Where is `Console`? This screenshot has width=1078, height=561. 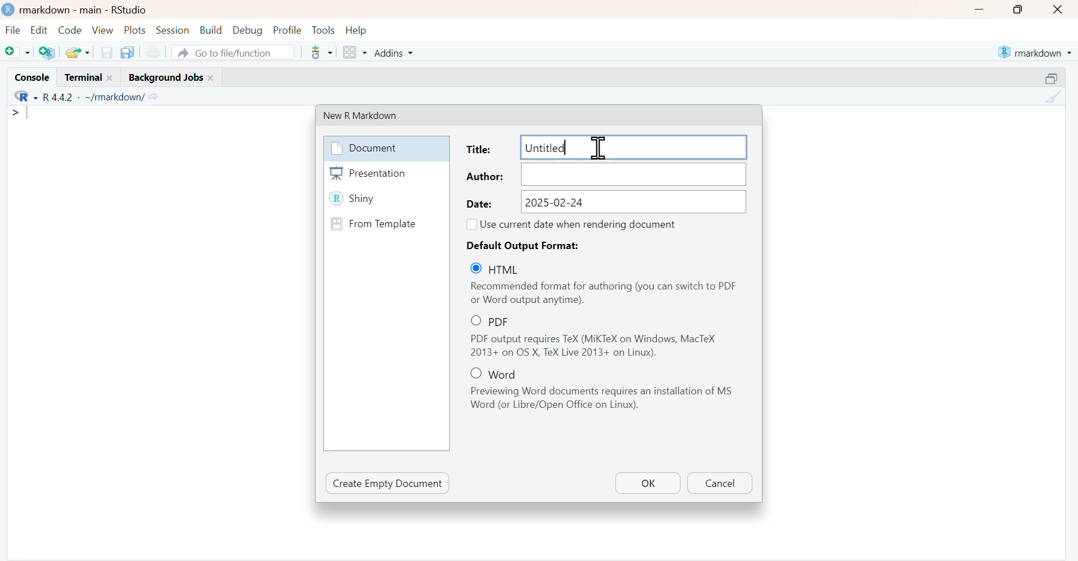 Console is located at coordinates (31, 76).